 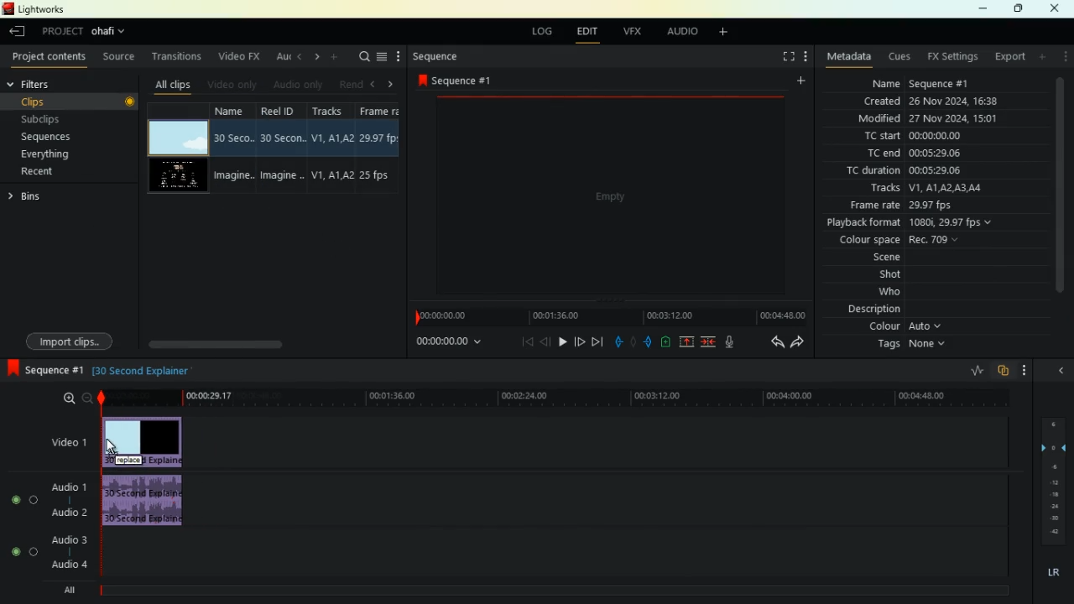 I want to click on video, so click(x=61, y=440).